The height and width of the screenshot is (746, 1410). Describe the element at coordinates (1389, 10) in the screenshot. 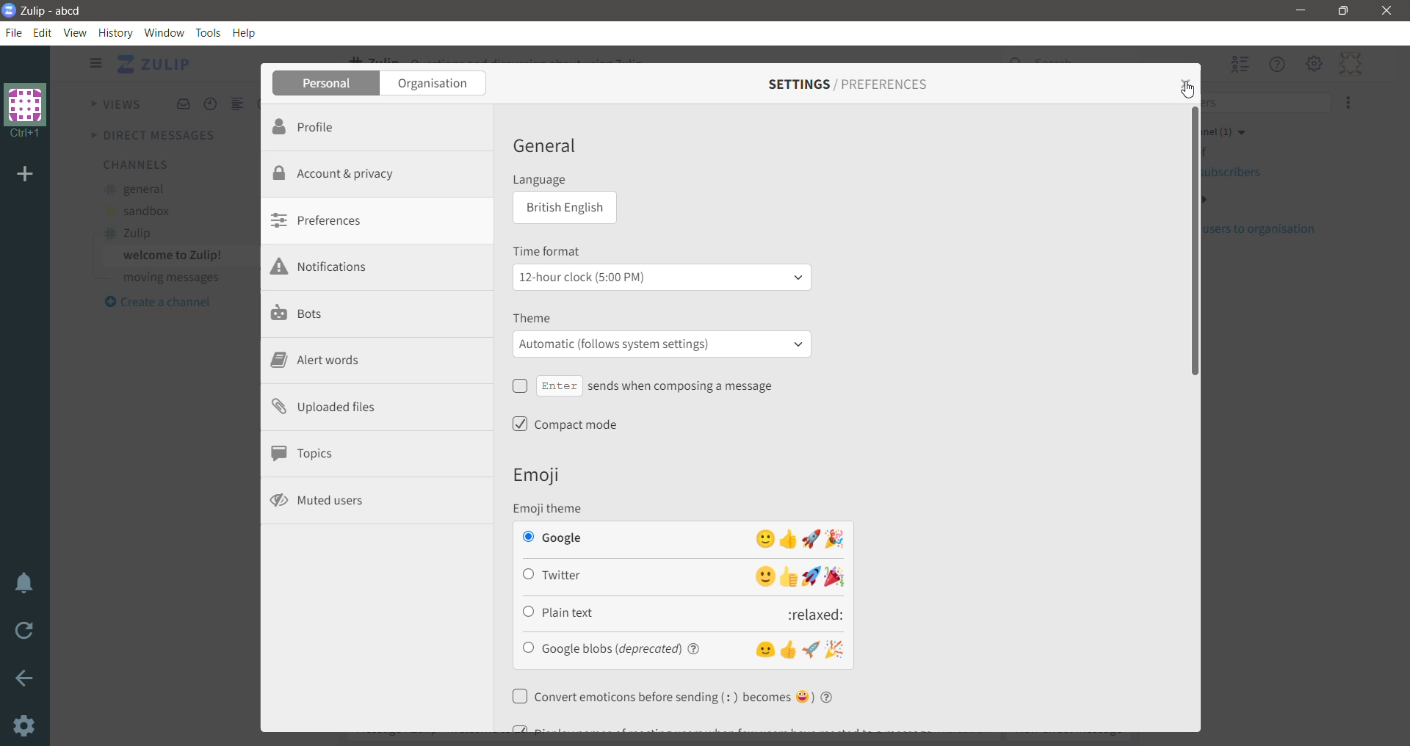

I see `Close` at that location.